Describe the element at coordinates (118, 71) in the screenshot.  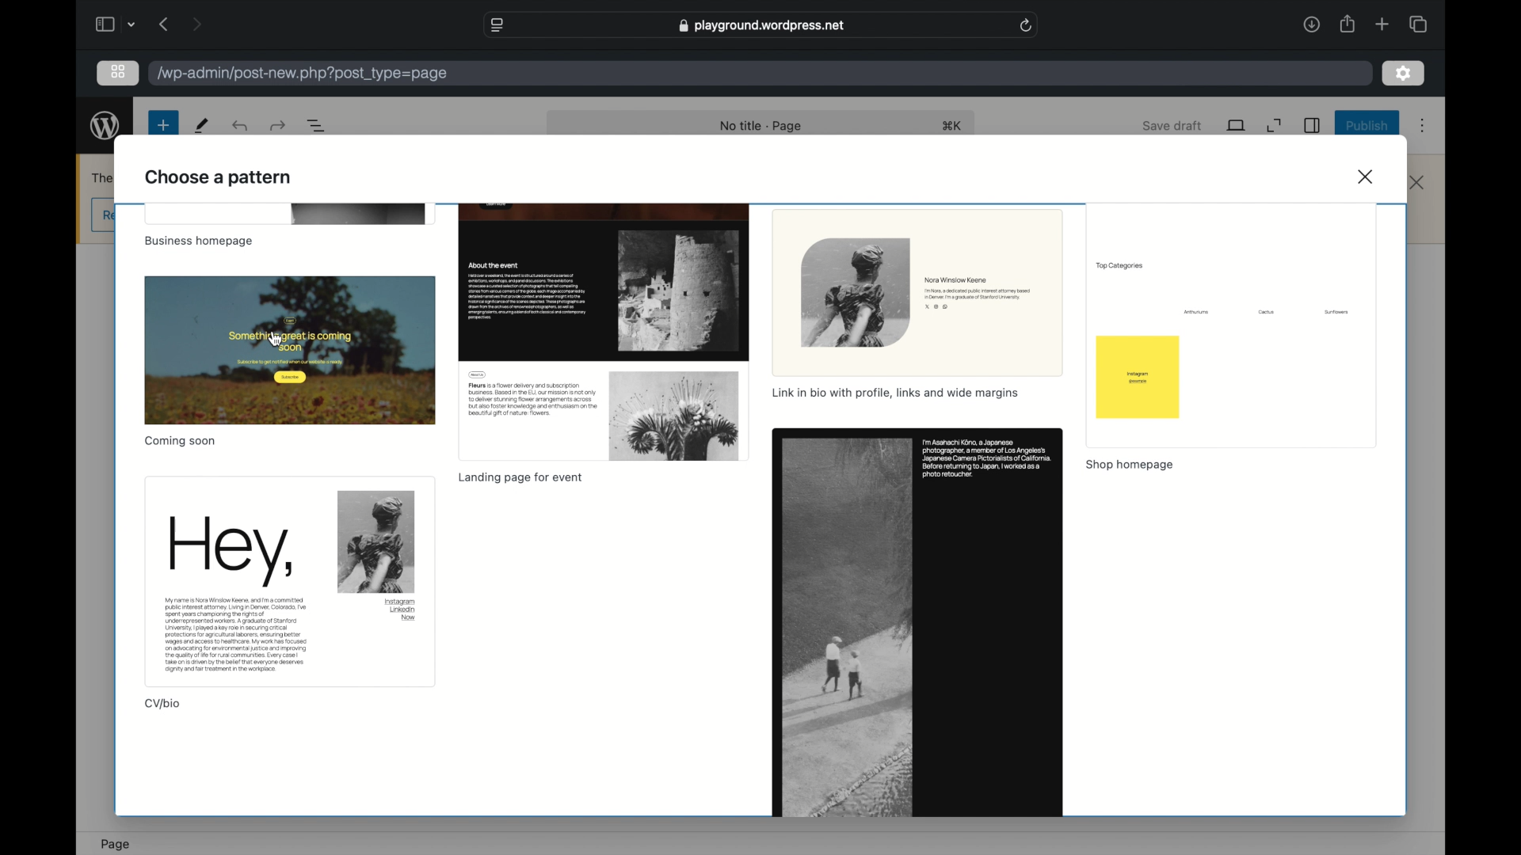
I see `grid` at that location.